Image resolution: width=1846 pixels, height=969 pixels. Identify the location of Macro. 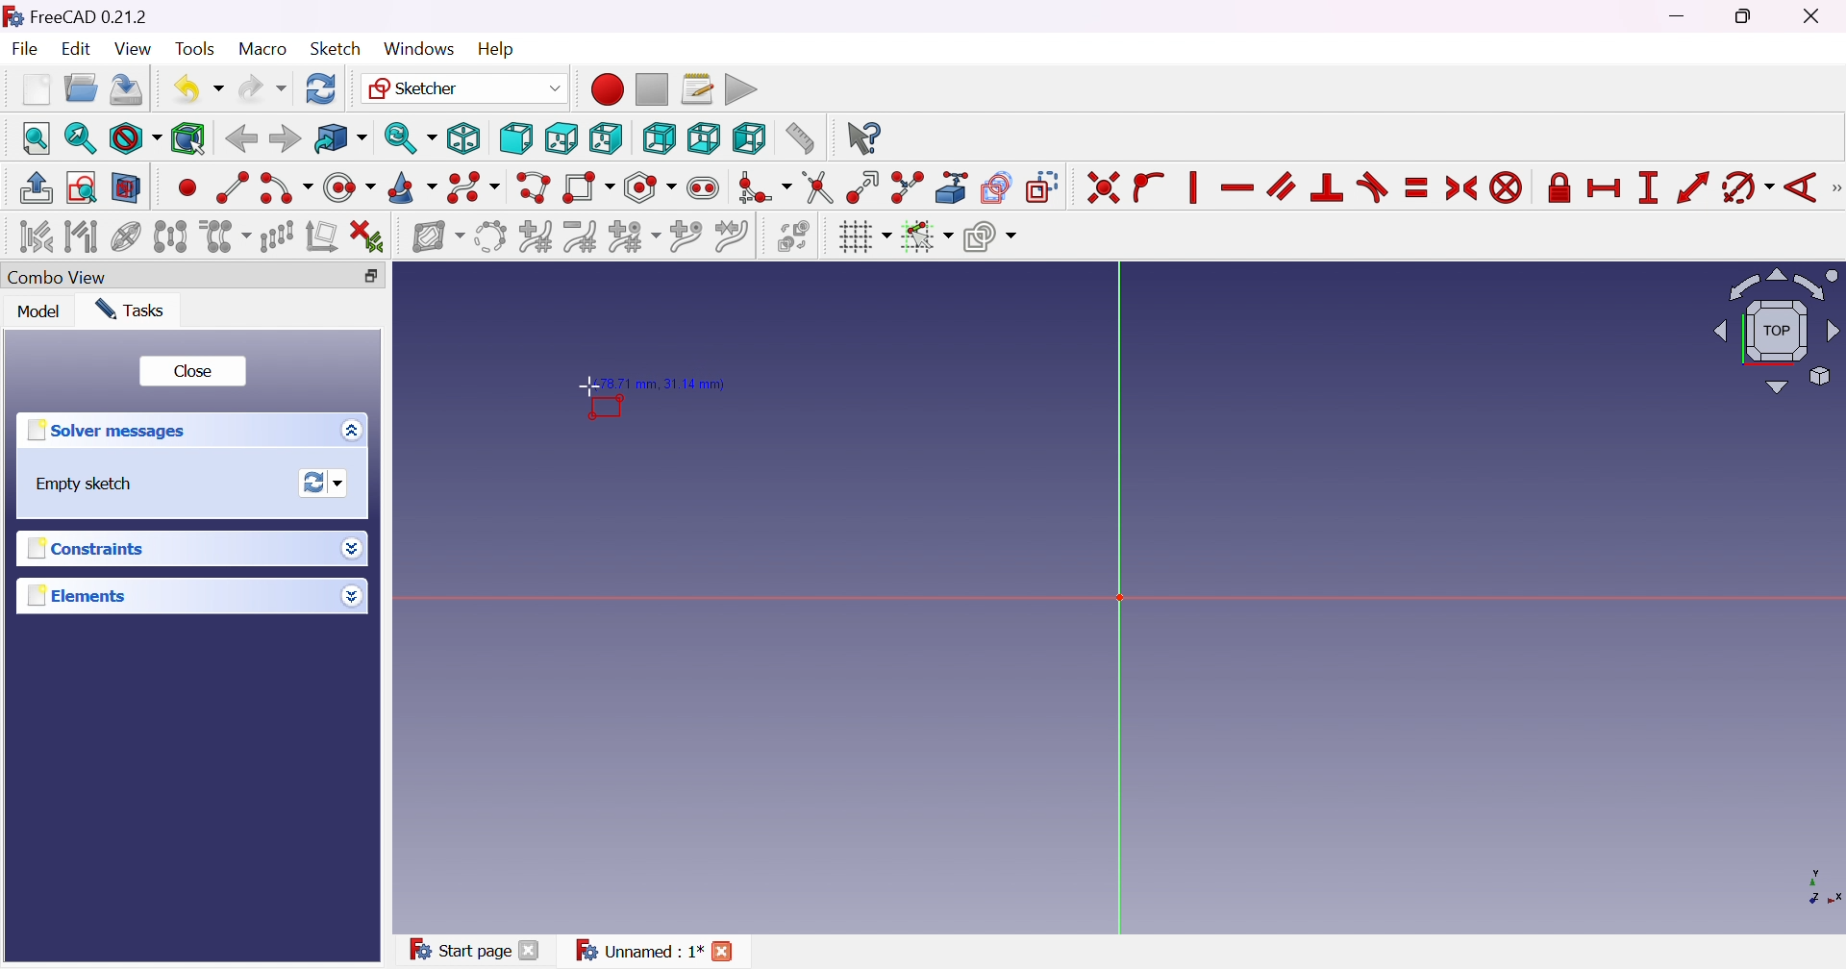
(261, 49).